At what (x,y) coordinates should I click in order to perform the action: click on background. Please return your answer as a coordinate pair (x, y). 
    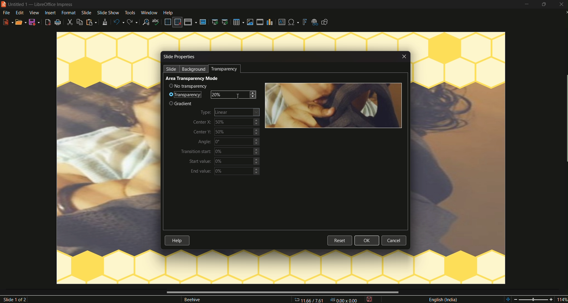
    Looking at the image, I should click on (194, 69).